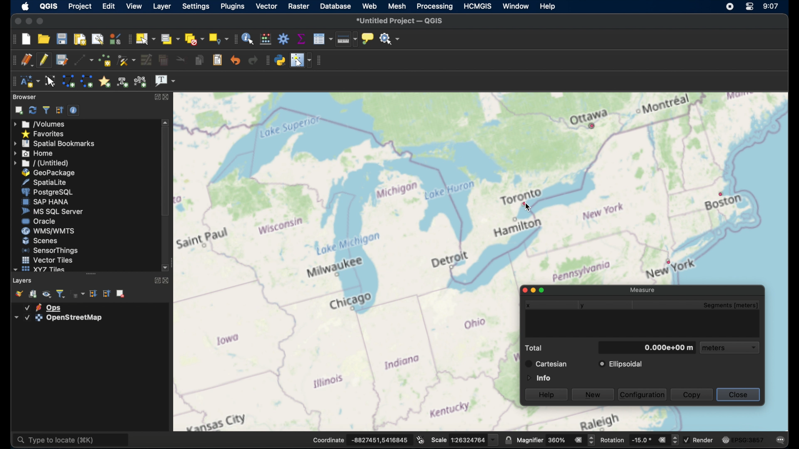 The height and width of the screenshot is (449, 799). What do you see at coordinates (771, 6) in the screenshot?
I see `time` at bounding box center [771, 6].